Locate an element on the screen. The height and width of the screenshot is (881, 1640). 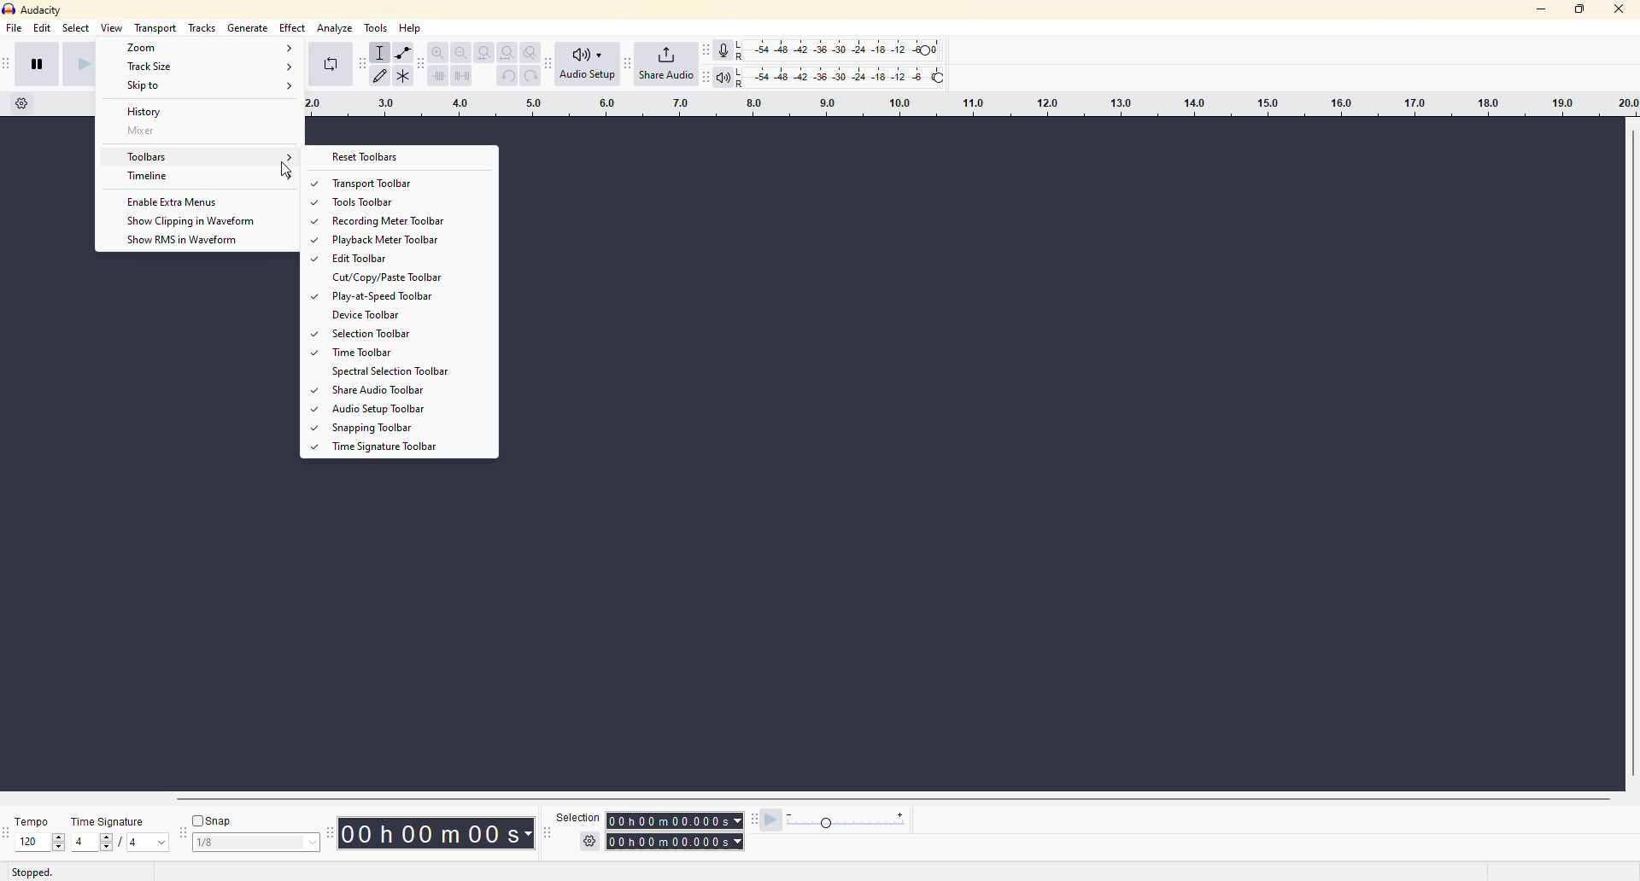
audacity tools toolbar is located at coordinates (361, 63).